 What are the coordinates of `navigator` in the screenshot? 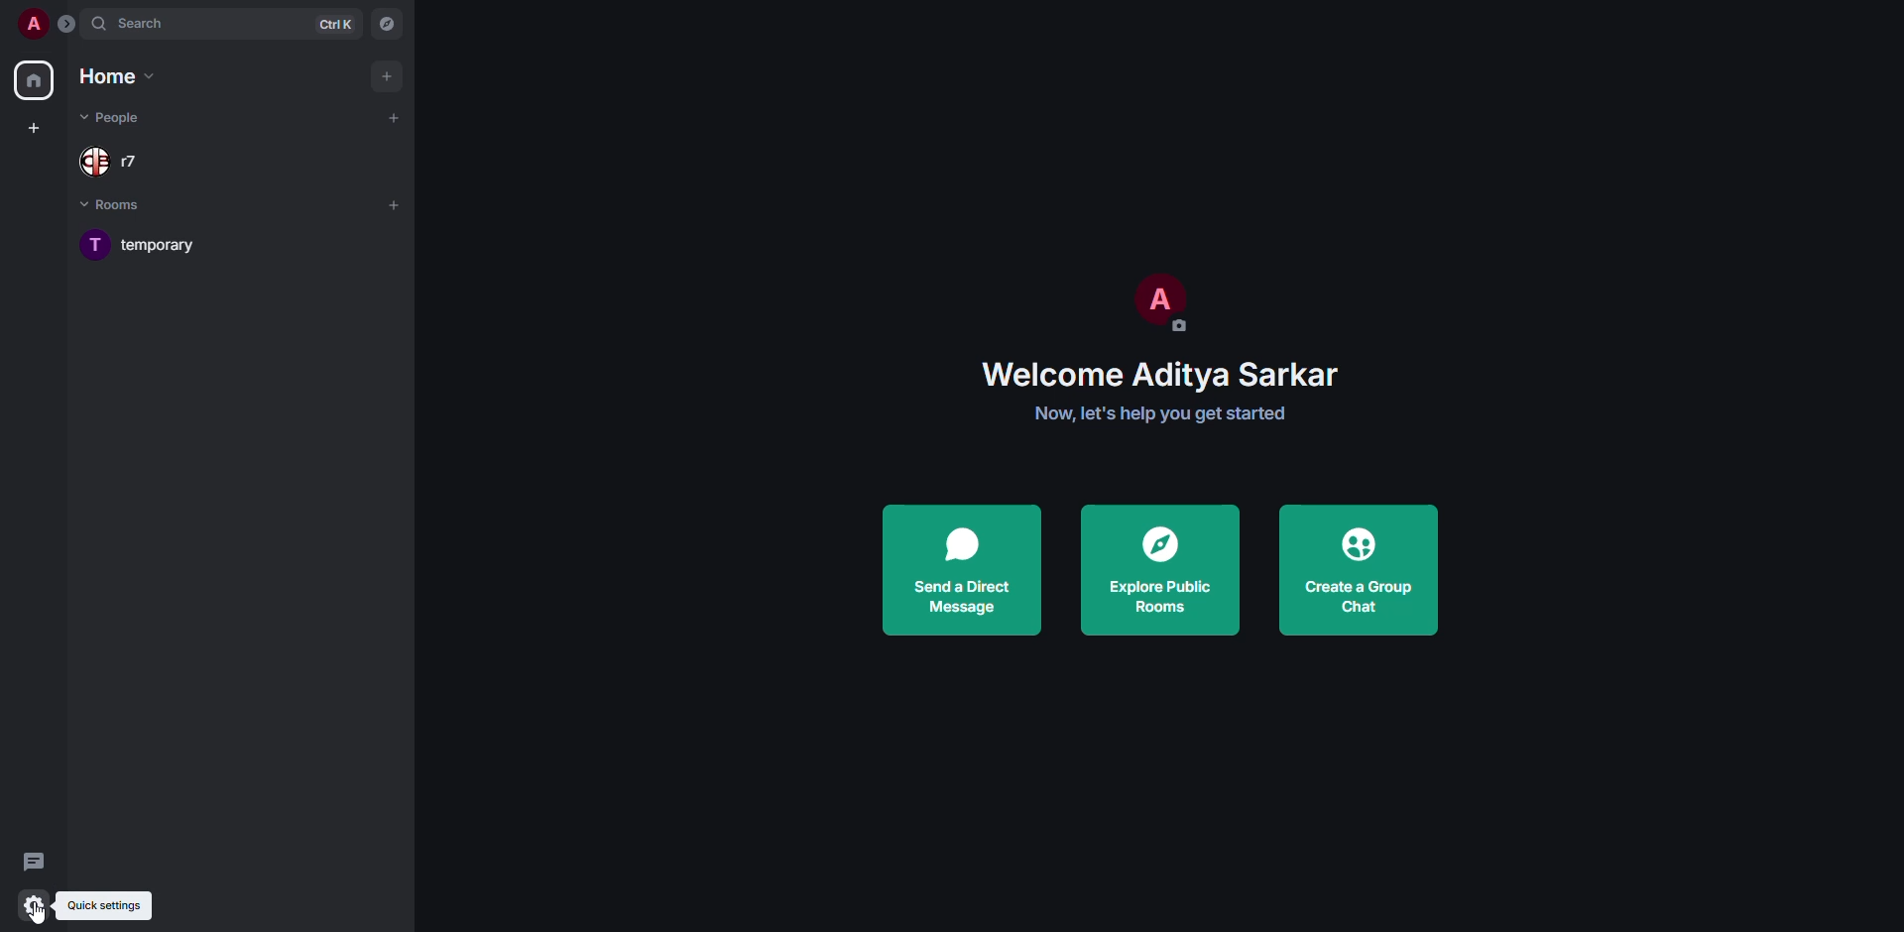 It's located at (387, 26).